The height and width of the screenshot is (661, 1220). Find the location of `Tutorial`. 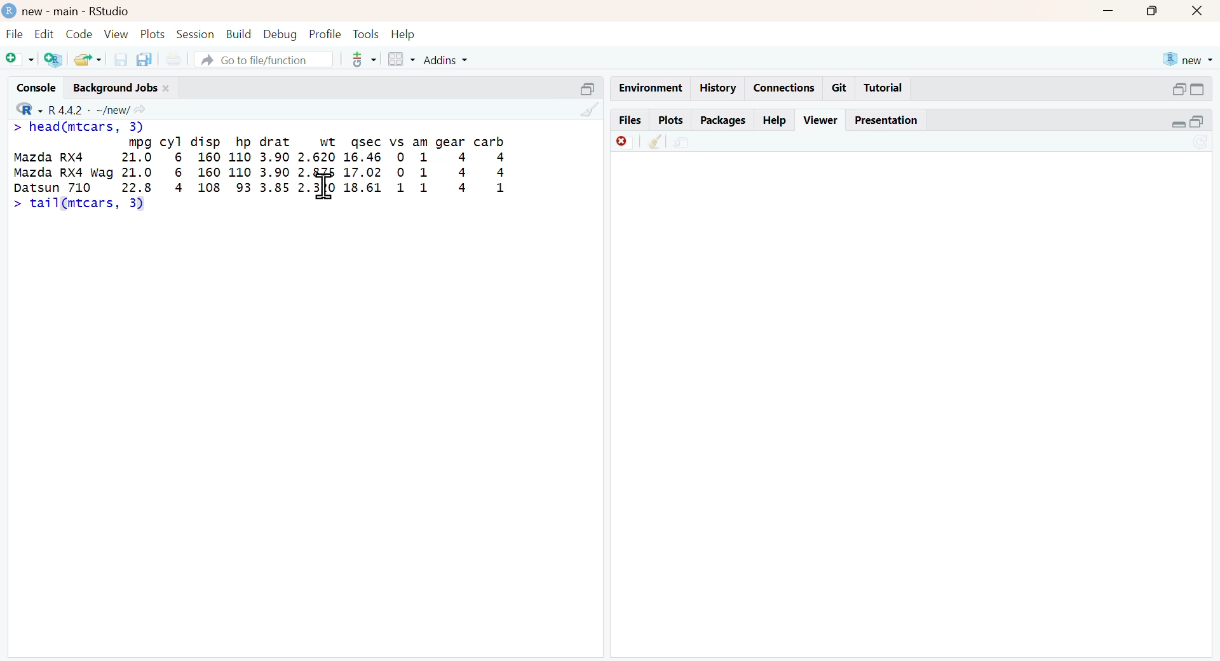

Tutorial is located at coordinates (886, 88).